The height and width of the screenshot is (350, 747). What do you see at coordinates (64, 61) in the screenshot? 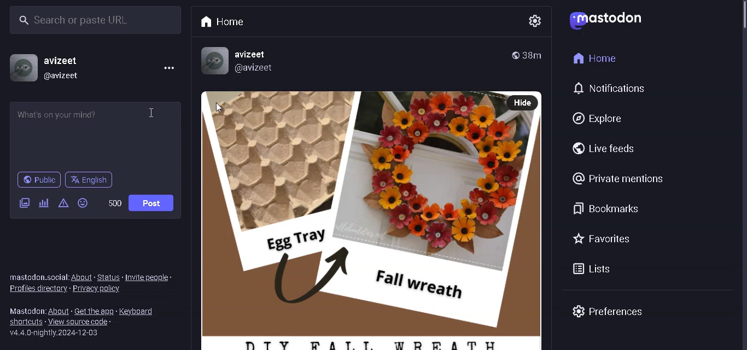
I see `username` at bounding box center [64, 61].